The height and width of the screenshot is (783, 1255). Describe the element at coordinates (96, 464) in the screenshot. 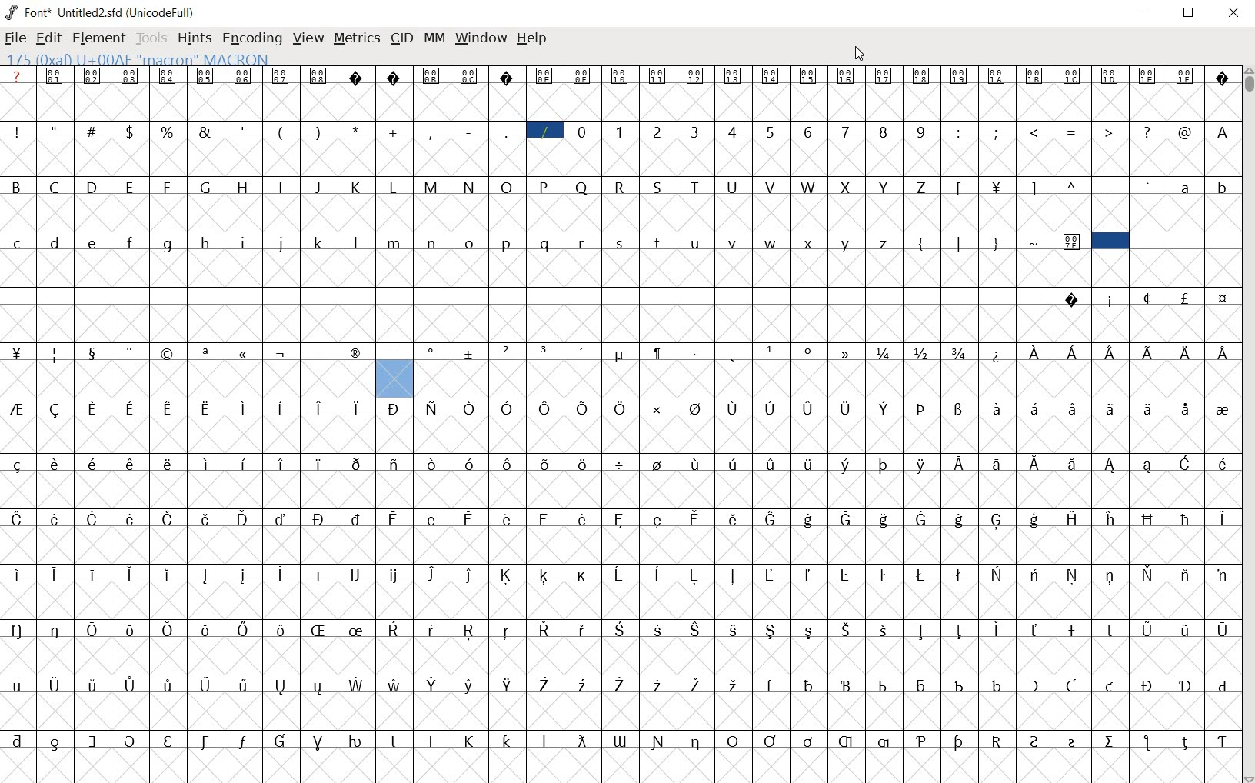

I see `Symbol` at that location.